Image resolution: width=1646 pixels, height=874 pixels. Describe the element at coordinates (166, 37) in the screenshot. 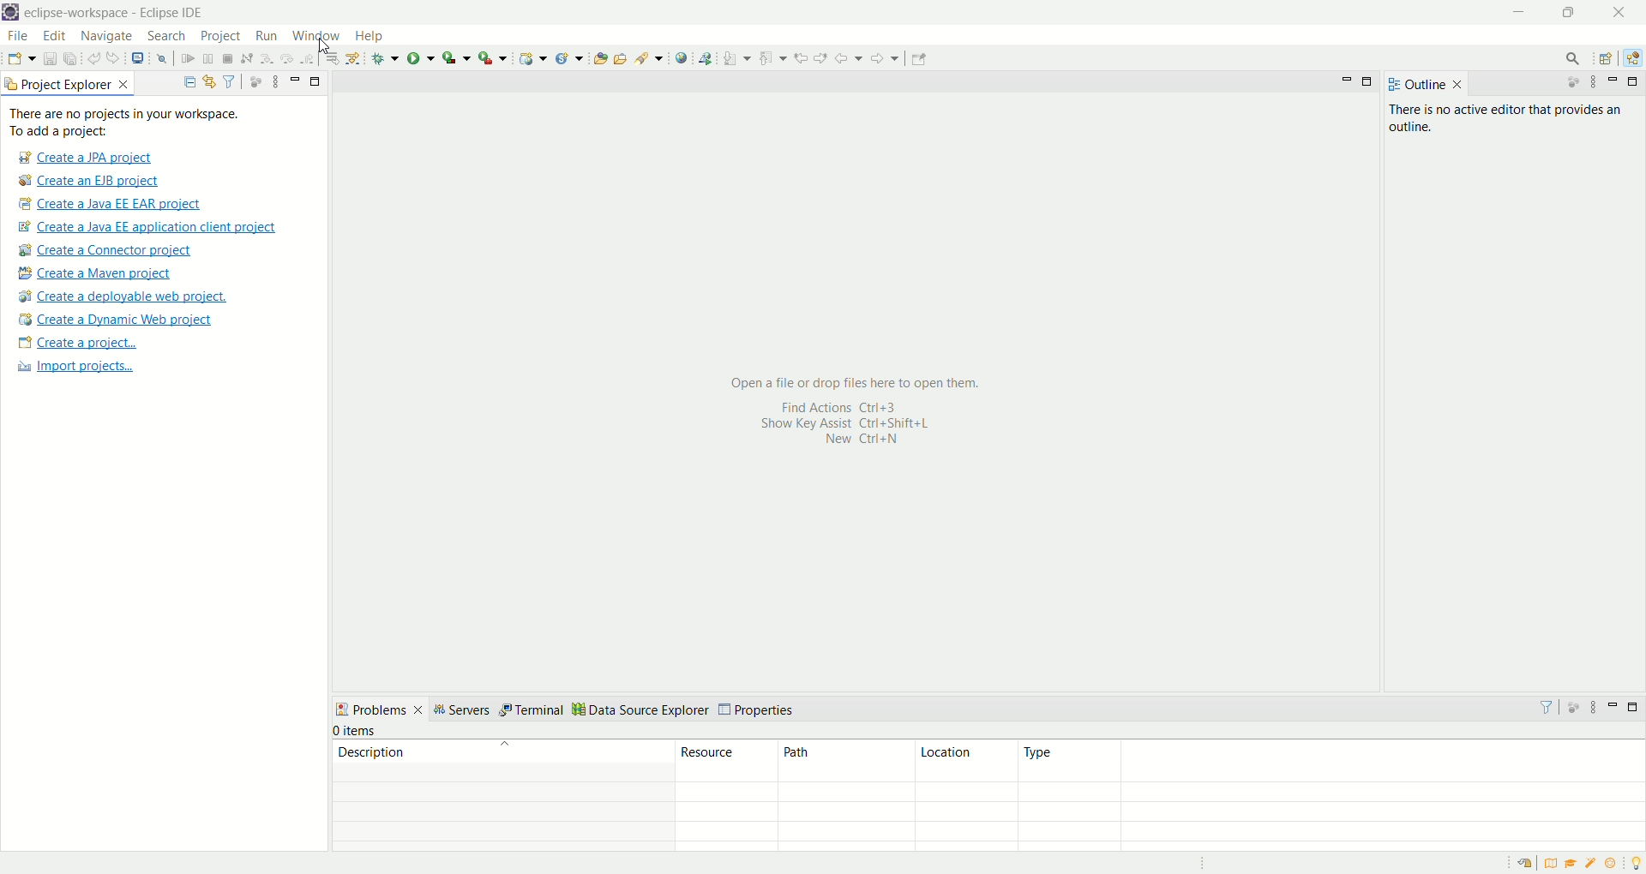

I see `search` at that location.